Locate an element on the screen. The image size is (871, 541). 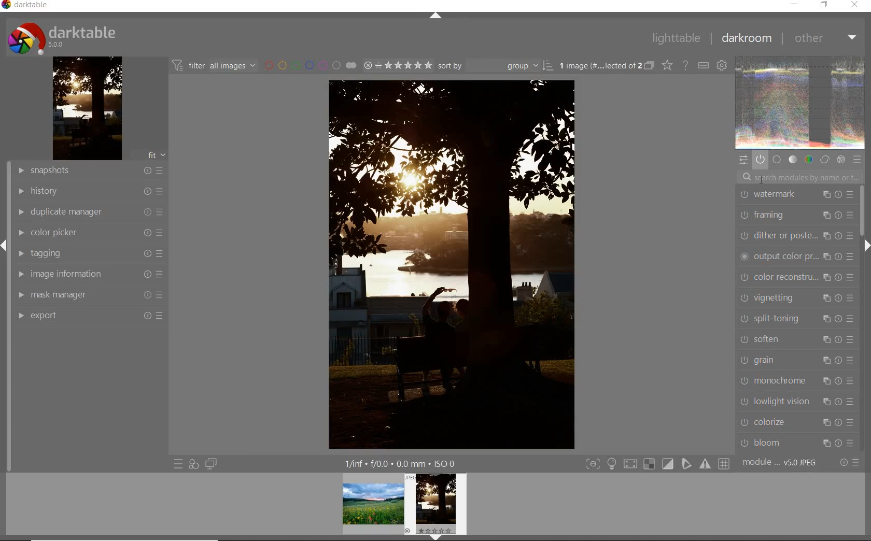
display a second darkroom image widow is located at coordinates (212, 464).